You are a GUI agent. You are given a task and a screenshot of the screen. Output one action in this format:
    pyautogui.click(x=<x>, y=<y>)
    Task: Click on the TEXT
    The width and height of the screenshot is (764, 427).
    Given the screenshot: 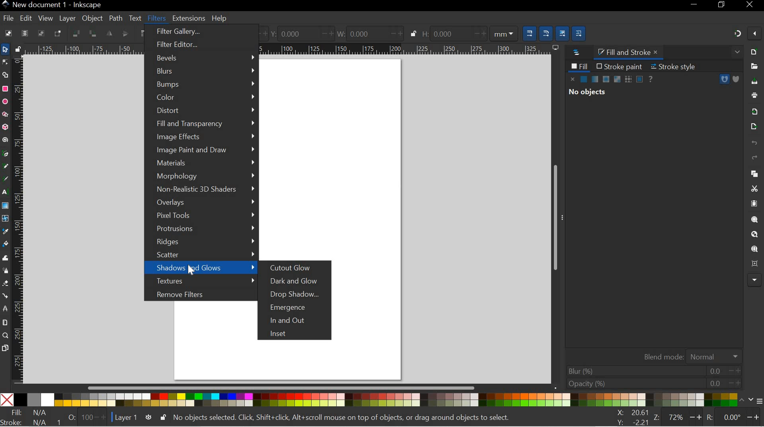 What is the action you would take?
    pyautogui.click(x=135, y=17)
    